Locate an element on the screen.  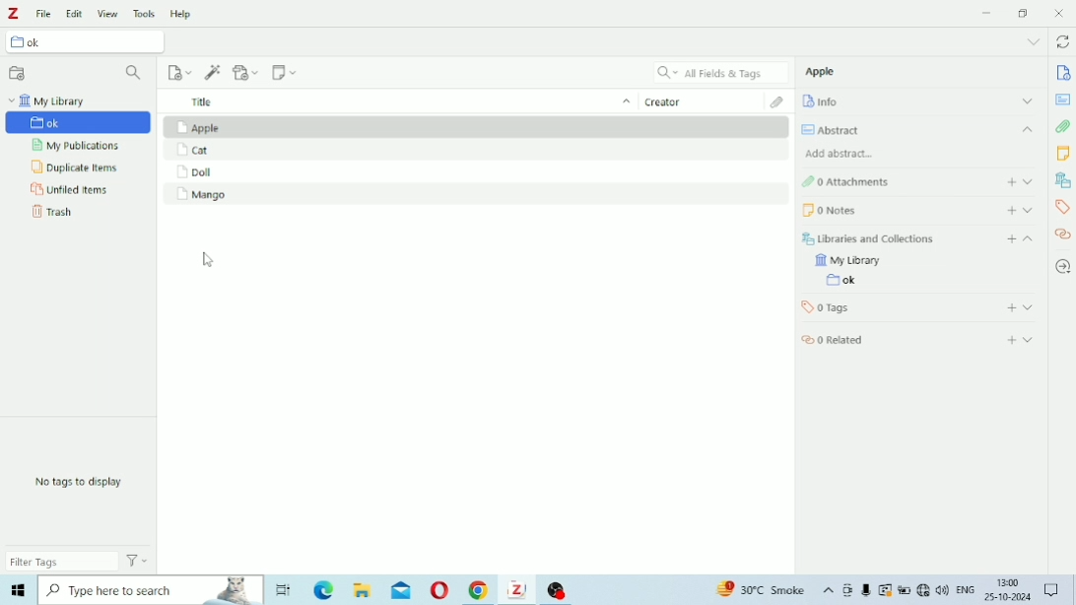
Expand section is located at coordinates (1029, 210).